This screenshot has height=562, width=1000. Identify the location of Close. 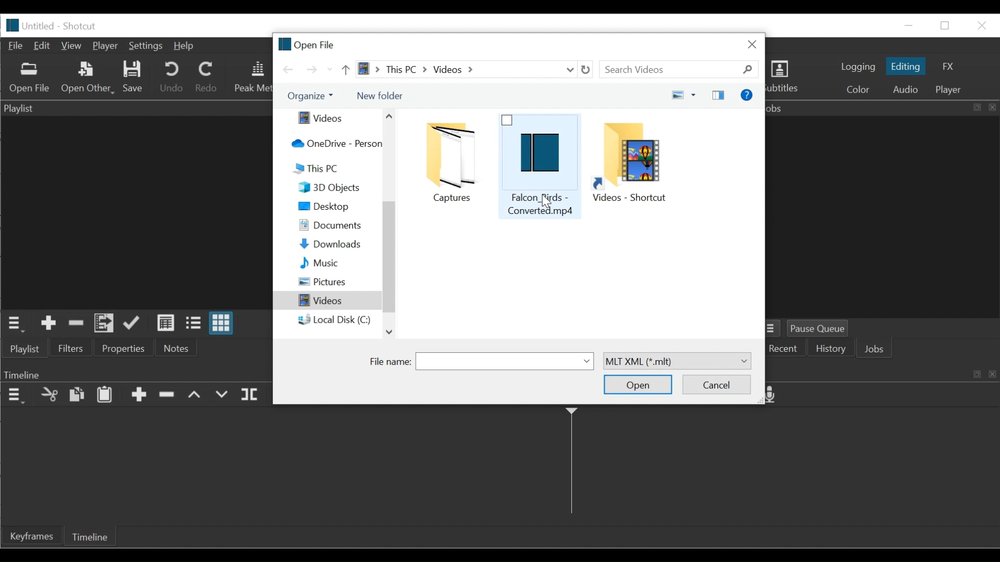
(753, 44).